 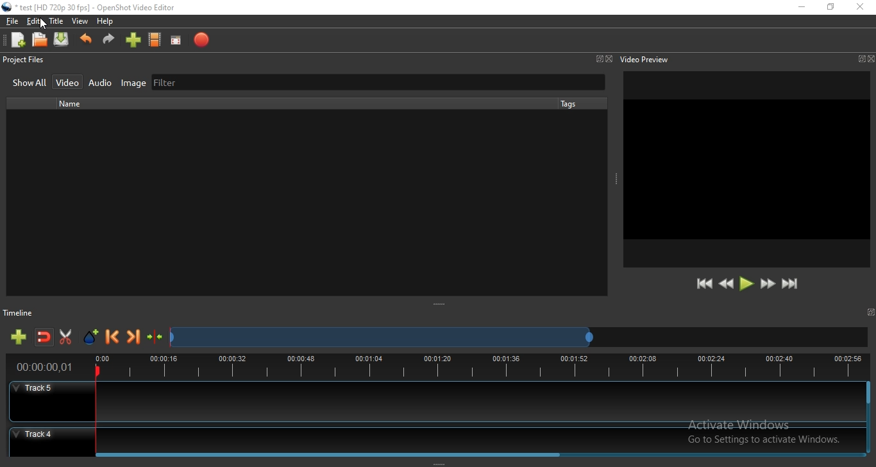 What do you see at coordinates (16, 40) in the screenshot?
I see `New project` at bounding box center [16, 40].